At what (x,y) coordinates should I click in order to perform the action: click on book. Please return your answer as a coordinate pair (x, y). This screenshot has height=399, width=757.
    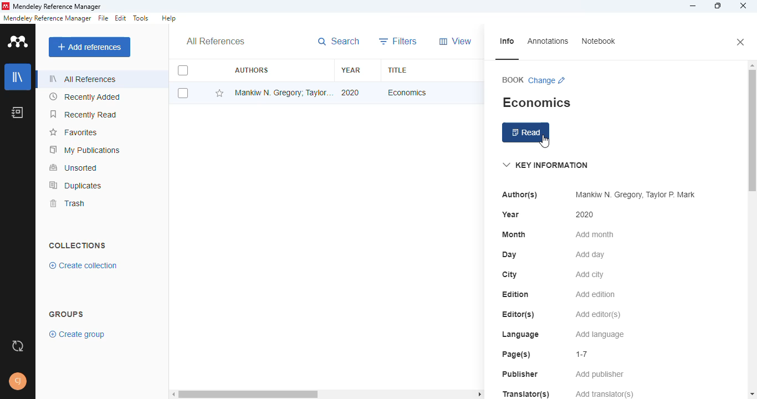
    Looking at the image, I should click on (513, 80).